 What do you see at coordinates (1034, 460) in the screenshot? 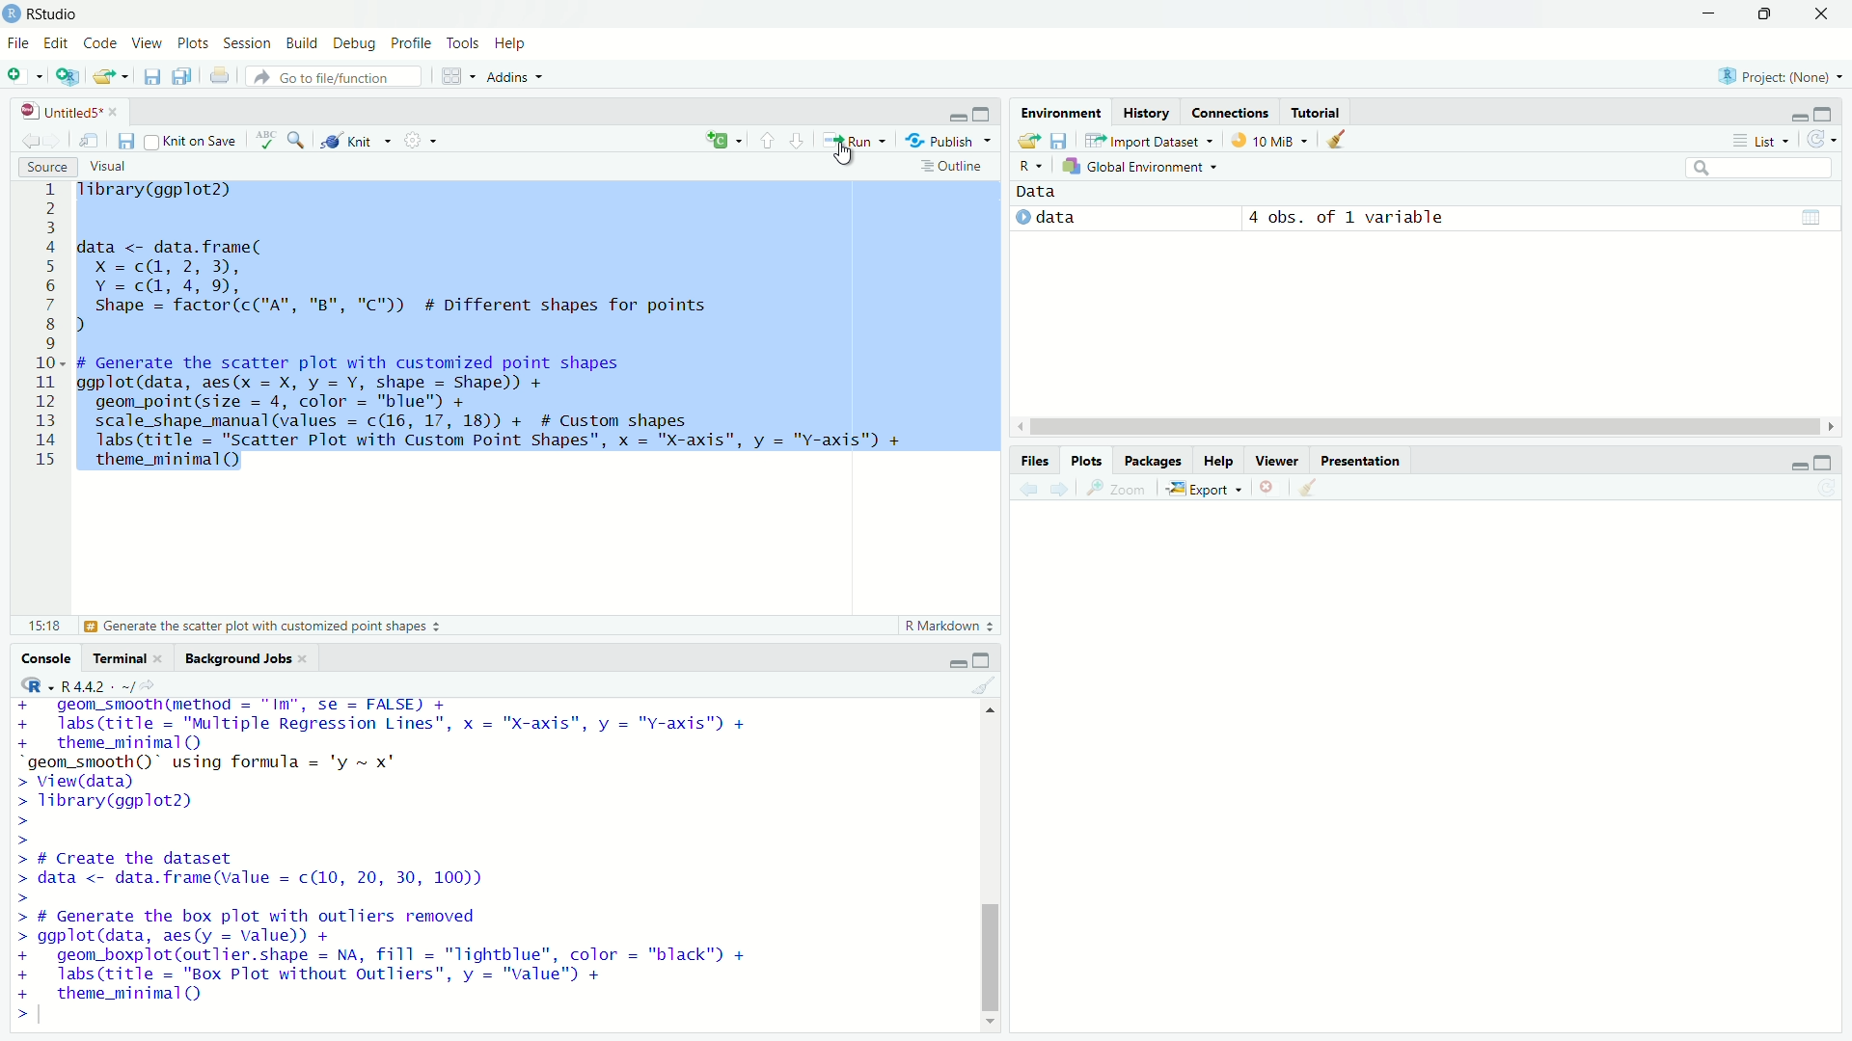
I see `Files` at bounding box center [1034, 460].